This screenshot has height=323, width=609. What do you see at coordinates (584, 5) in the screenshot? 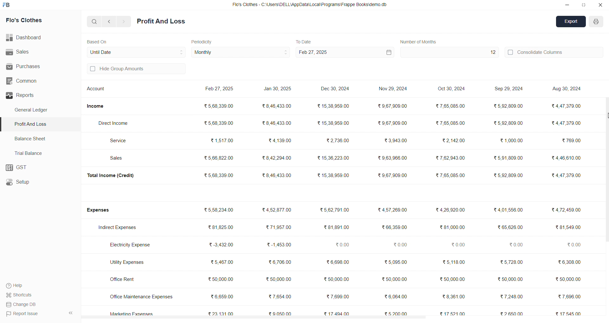
I see `resize` at bounding box center [584, 5].